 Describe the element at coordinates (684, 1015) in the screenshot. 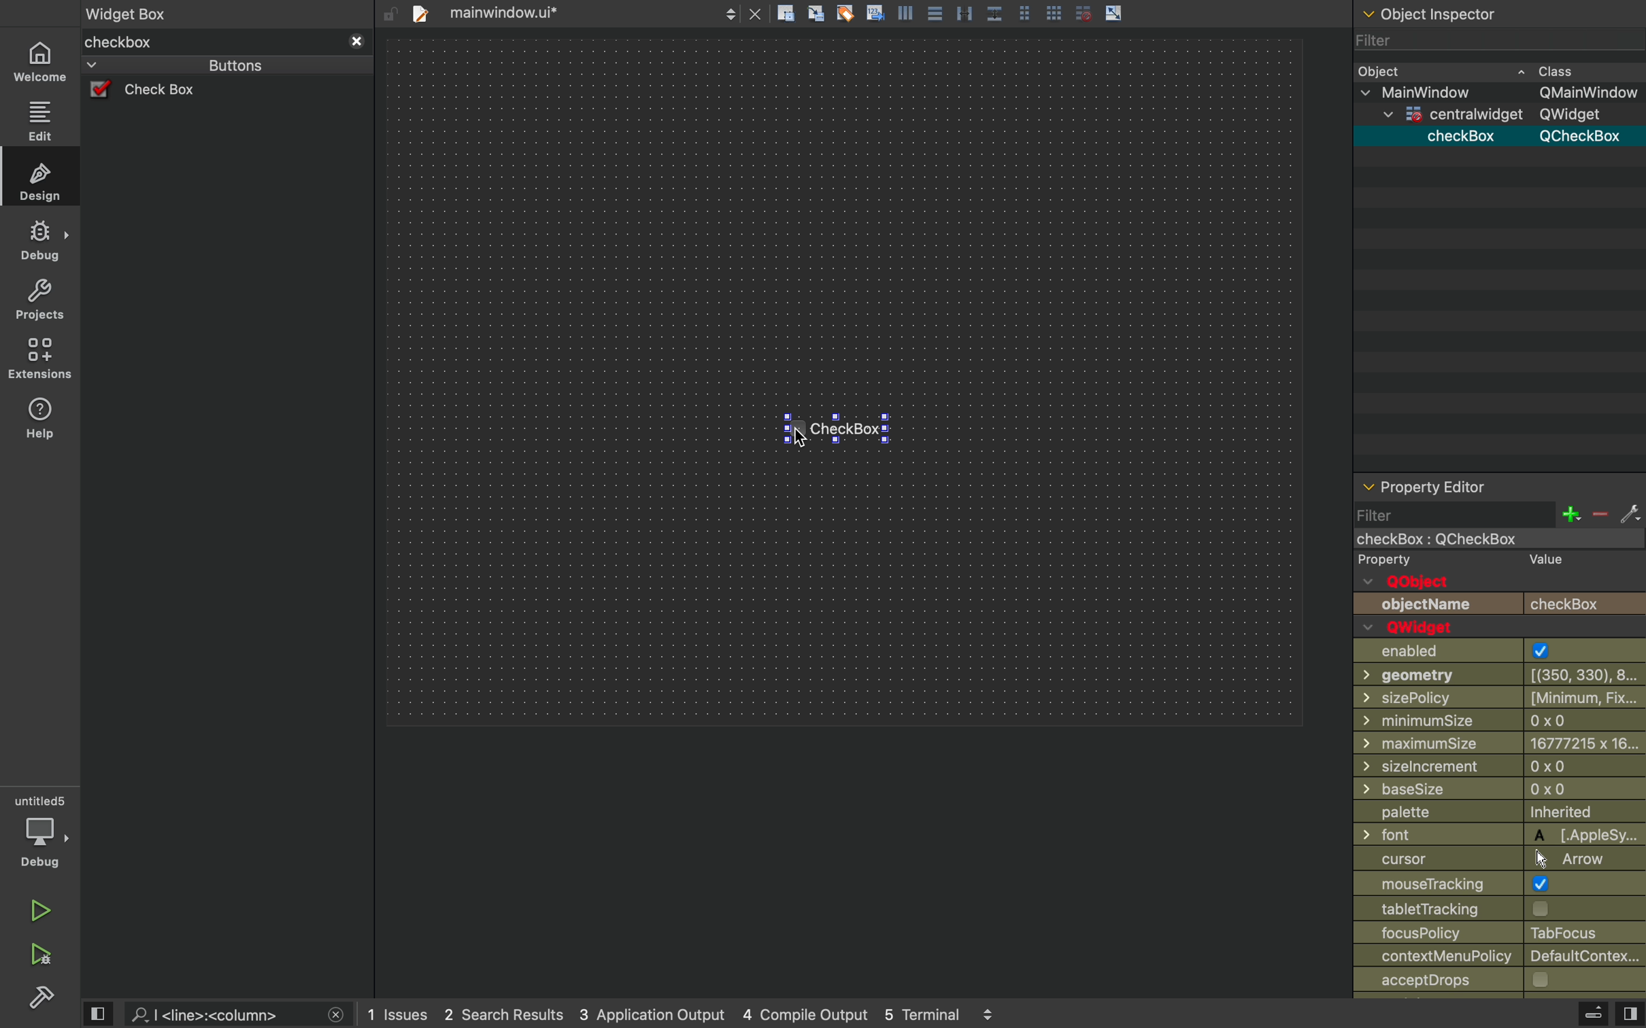

I see `logs` at that location.